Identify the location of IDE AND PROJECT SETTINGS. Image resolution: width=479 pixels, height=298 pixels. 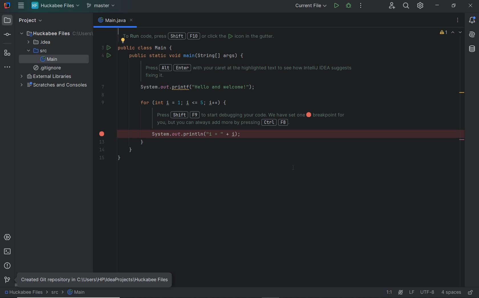
(421, 6).